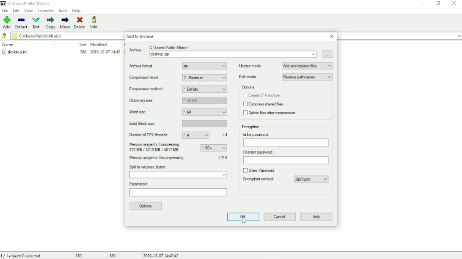 The height and width of the screenshot is (259, 462). Describe the element at coordinates (261, 95) in the screenshot. I see `Create SFX archive` at that location.